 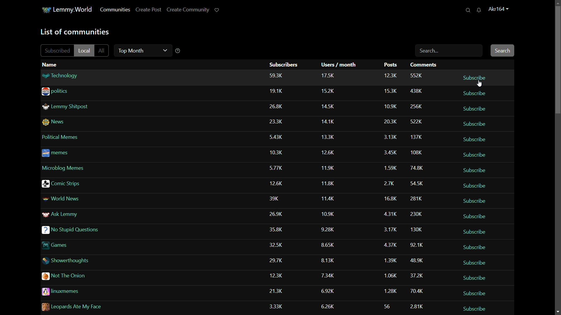 What do you see at coordinates (329, 276) in the screenshot?
I see `user per month` at bounding box center [329, 276].